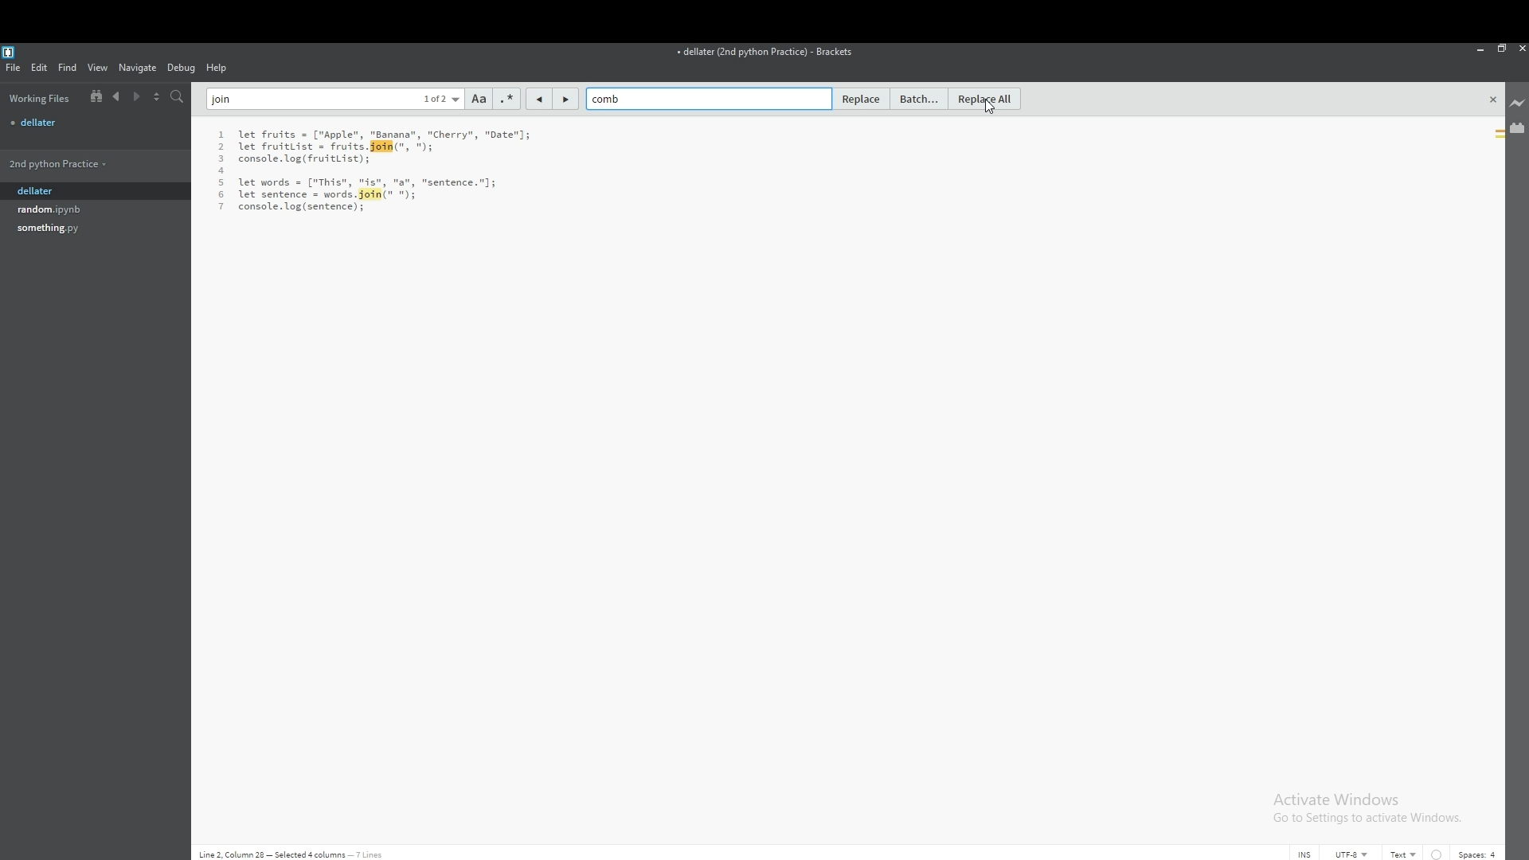 This screenshot has height=860, width=1529. What do you see at coordinates (139, 67) in the screenshot?
I see `navigate` at bounding box center [139, 67].